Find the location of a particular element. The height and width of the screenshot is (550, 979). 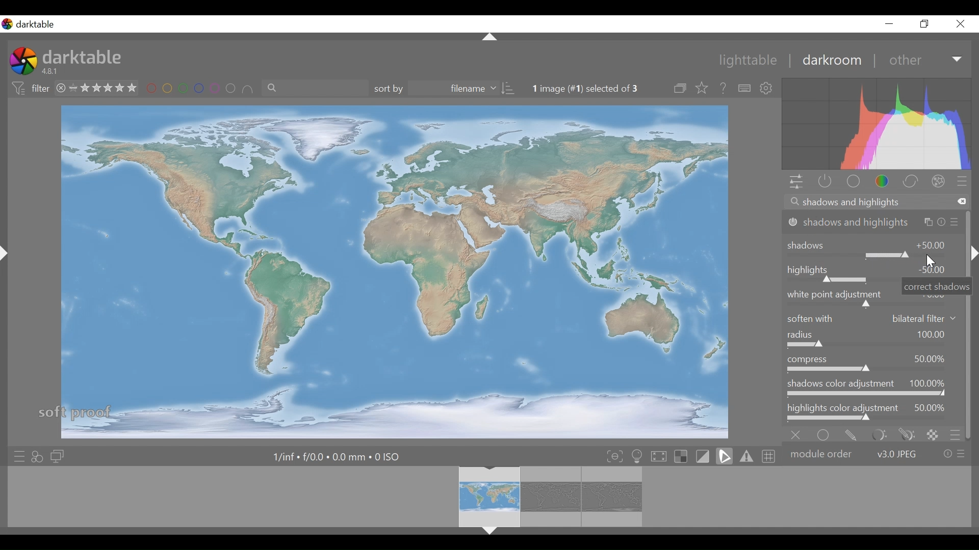

other is located at coordinates (923, 60).